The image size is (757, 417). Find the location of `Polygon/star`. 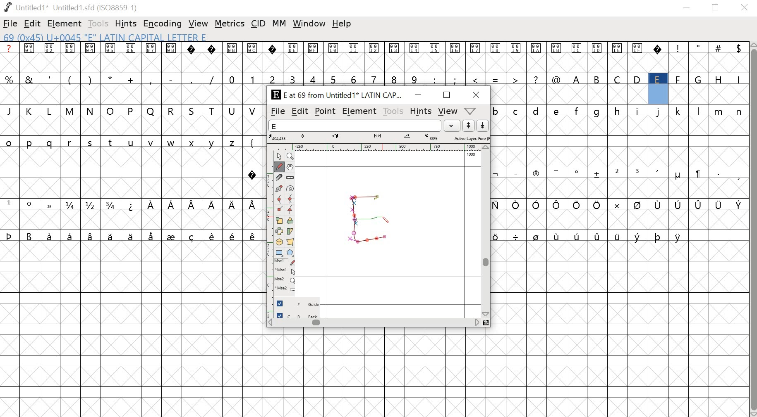

Polygon/star is located at coordinates (289, 253).